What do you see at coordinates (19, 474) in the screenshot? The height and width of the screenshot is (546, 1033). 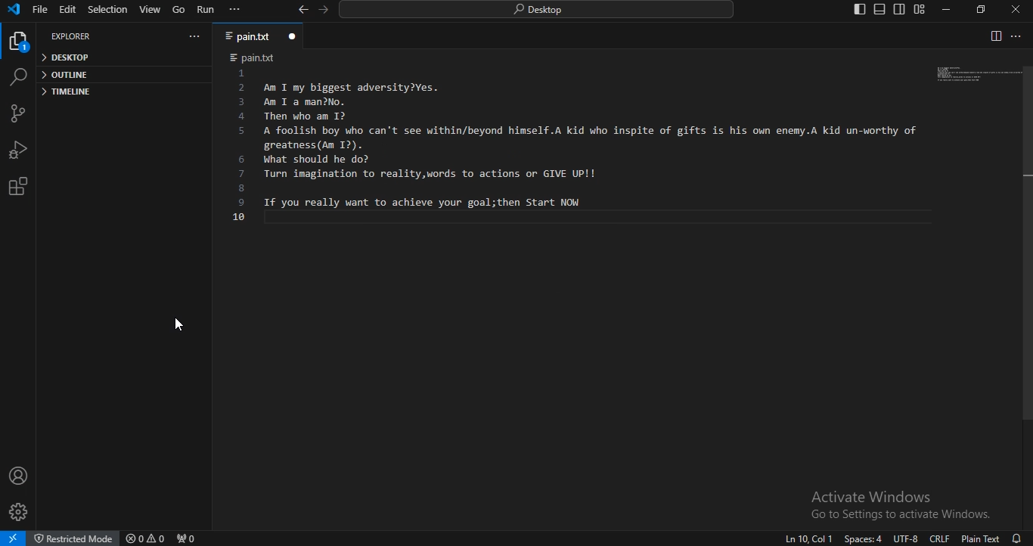 I see `account` at bounding box center [19, 474].